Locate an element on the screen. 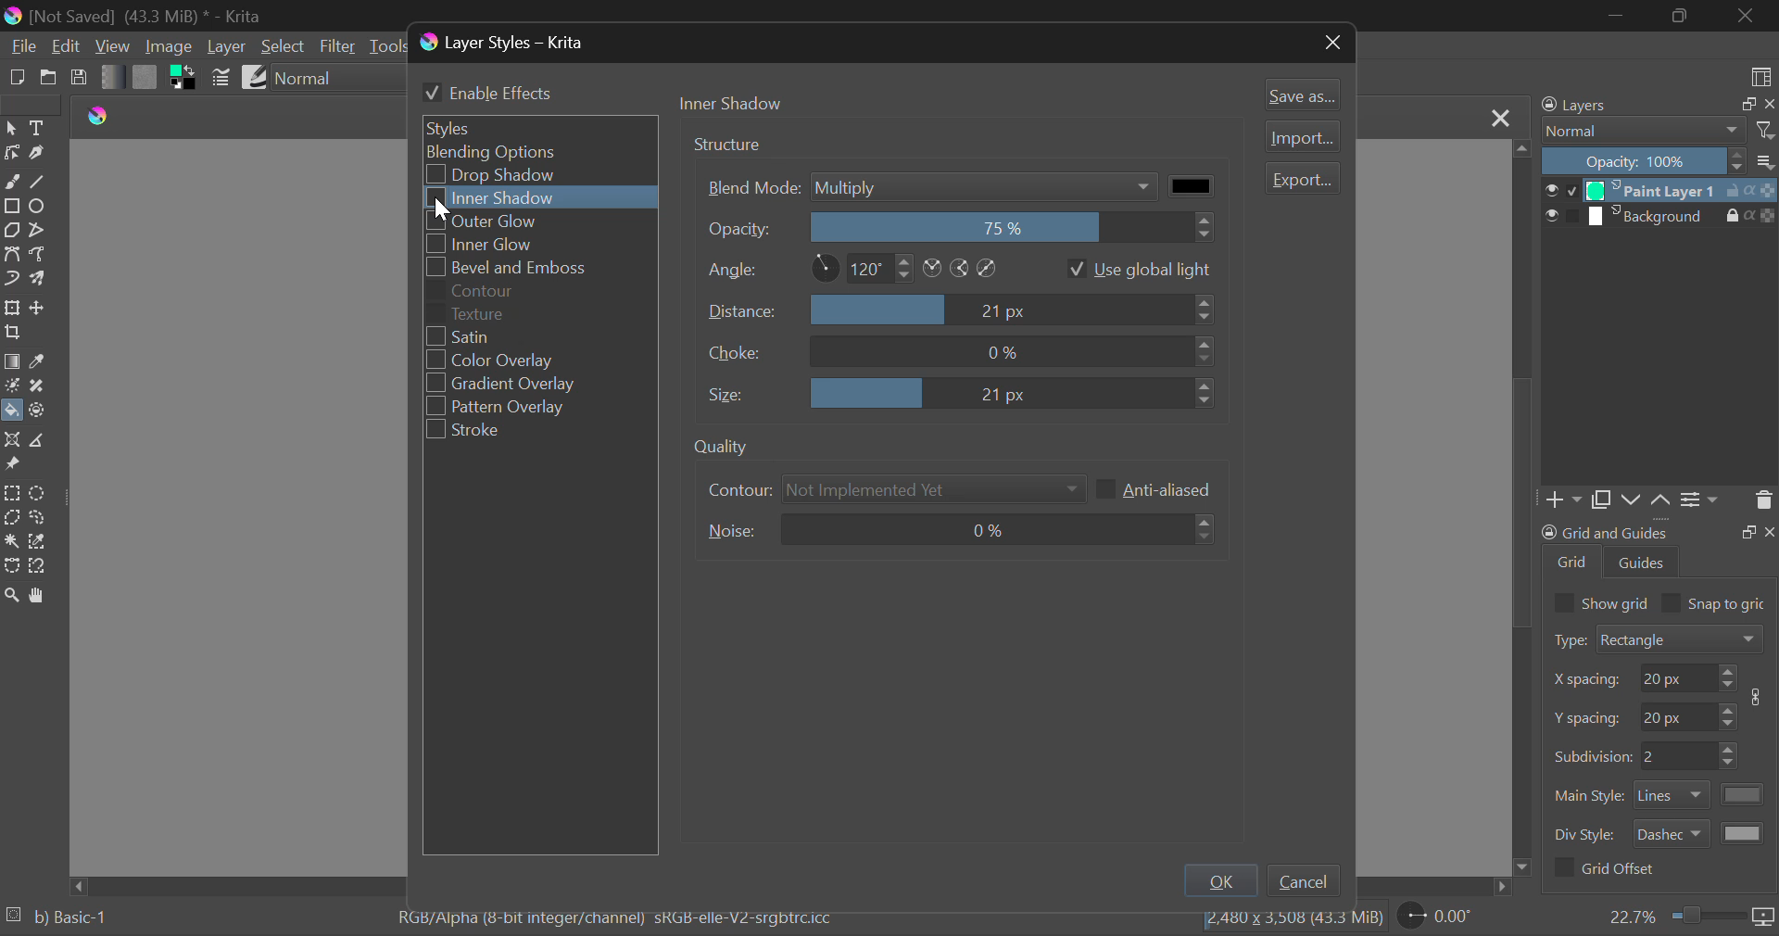  Tab Heading is located at coordinates (733, 107).